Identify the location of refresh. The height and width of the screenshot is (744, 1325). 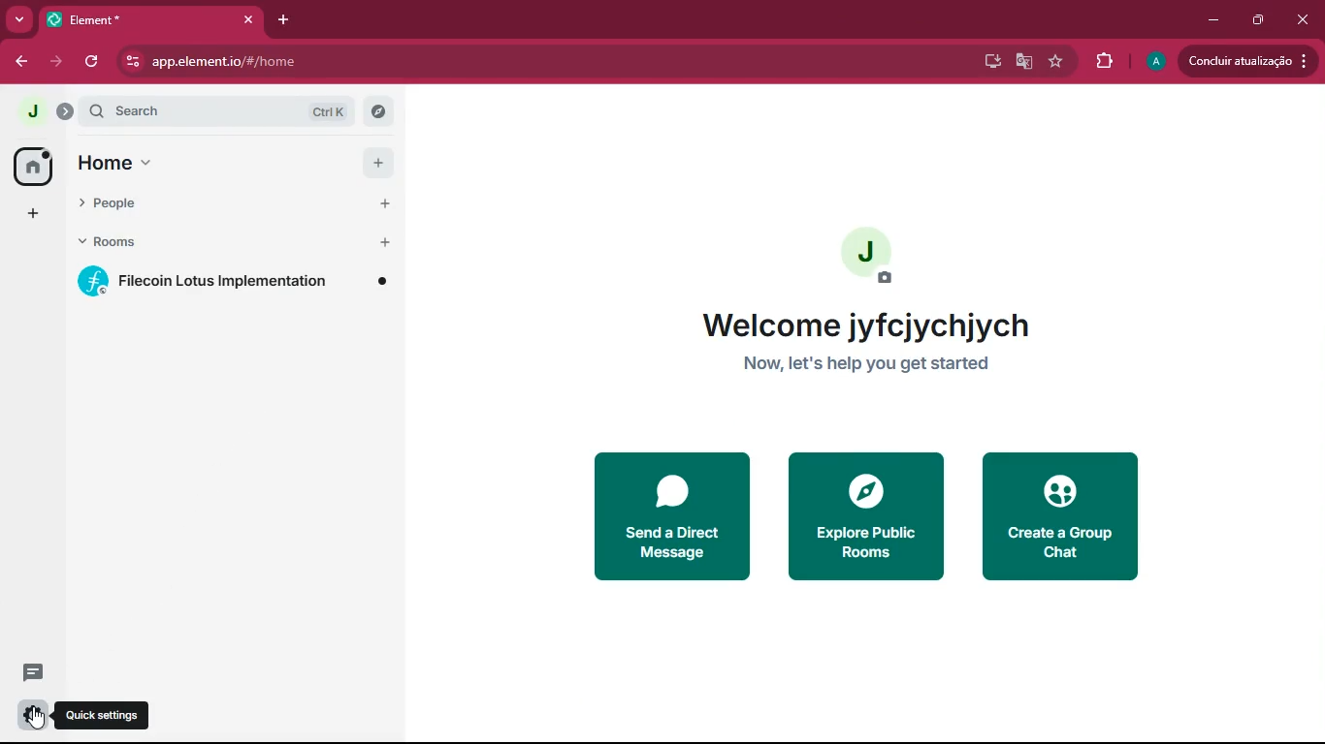
(94, 64).